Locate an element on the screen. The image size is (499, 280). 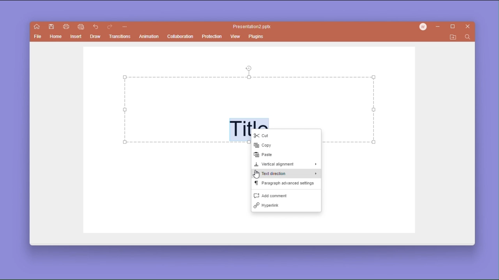
go forward is located at coordinates (110, 27).